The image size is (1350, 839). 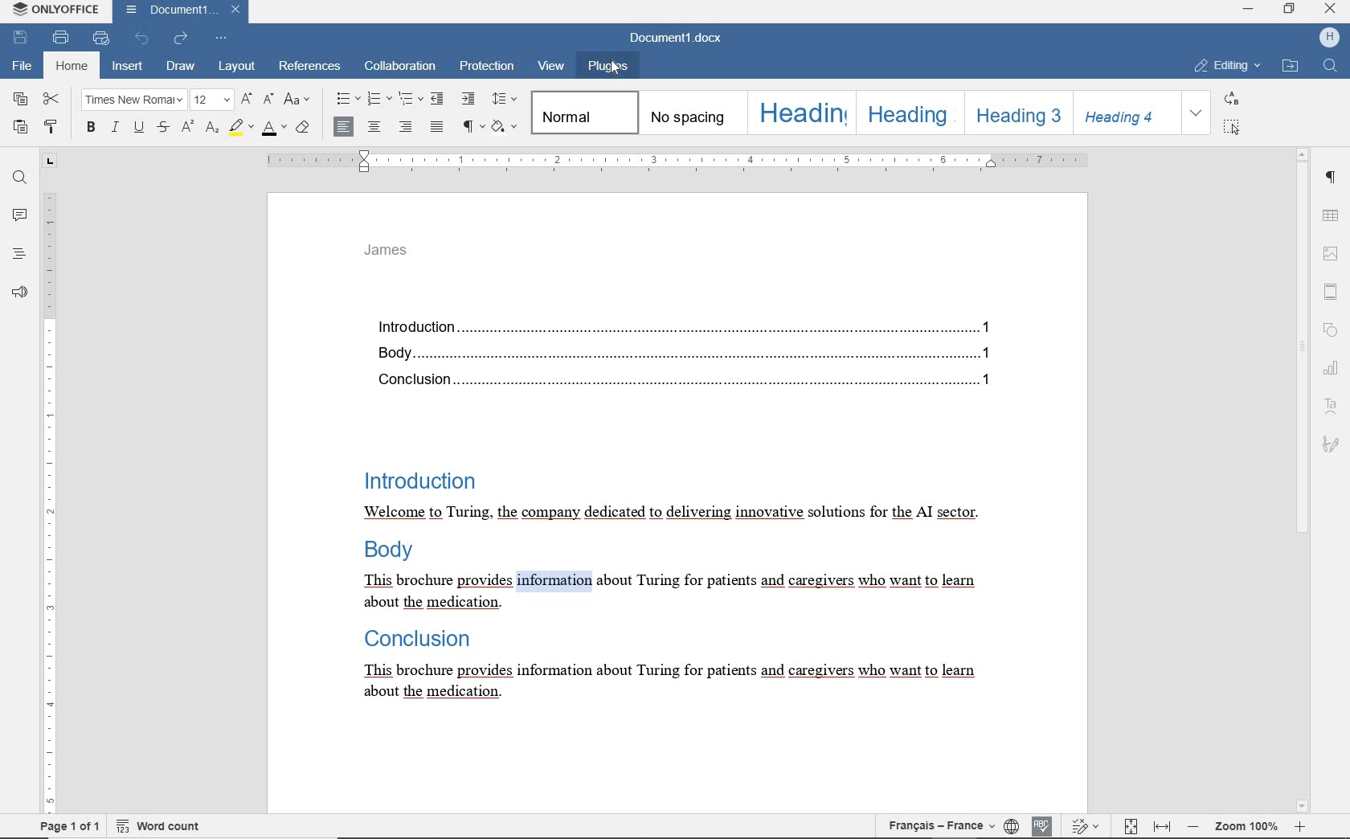 I want to click on PARAGRAPH SETTINGS, so click(x=1332, y=176).